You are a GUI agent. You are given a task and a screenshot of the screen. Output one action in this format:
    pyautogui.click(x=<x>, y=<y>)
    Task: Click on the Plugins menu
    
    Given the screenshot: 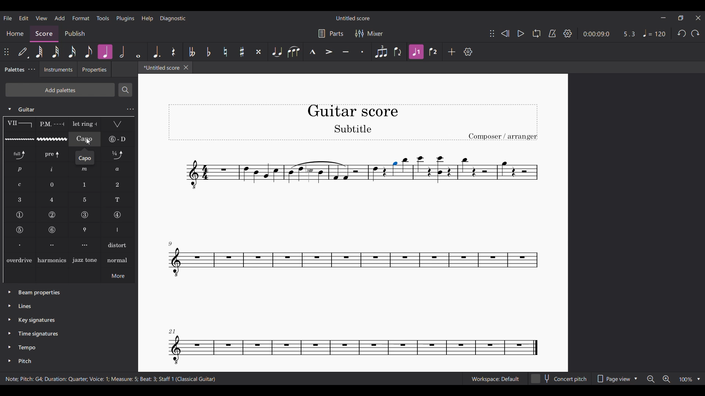 What is the action you would take?
    pyautogui.click(x=126, y=19)
    